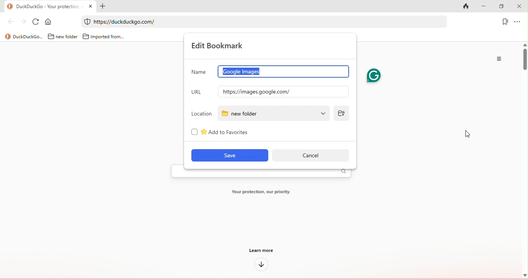  Describe the element at coordinates (22, 21) in the screenshot. I see `forward` at that location.